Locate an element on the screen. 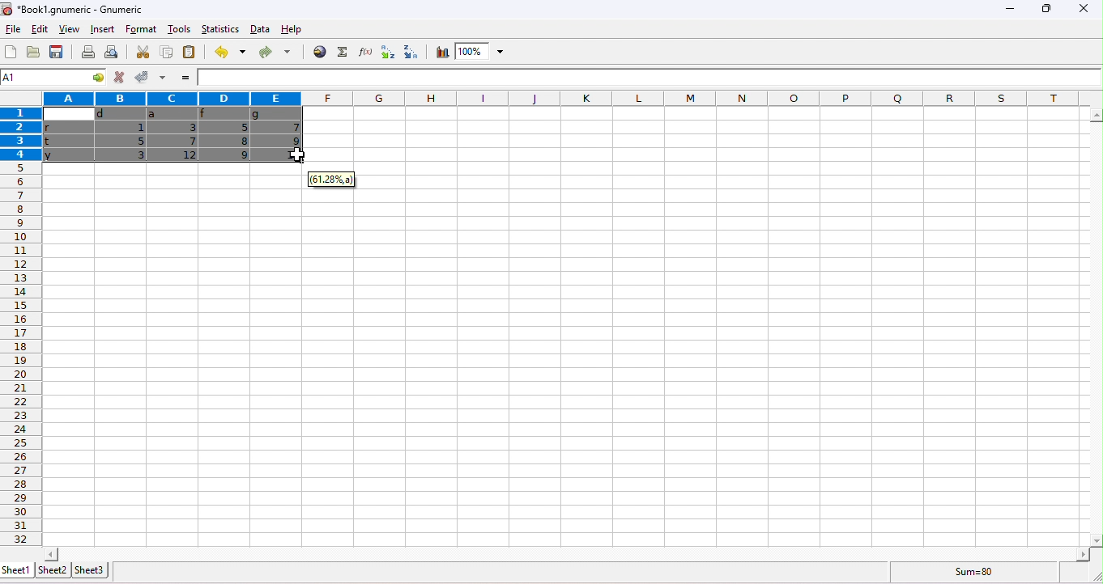 The width and height of the screenshot is (1103, 584). 61.28% is located at coordinates (330, 179).